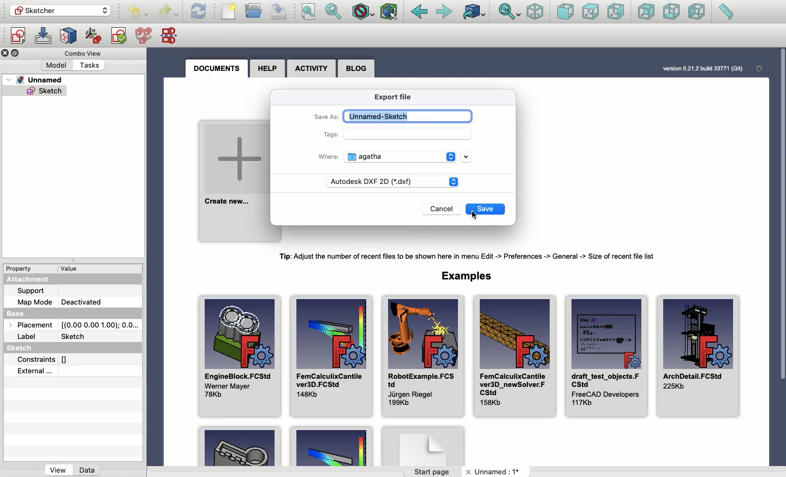 The image size is (786, 477). Describe the element at coordinates (57, 337) in the screenshot. I see `Label Sketch` at that location.